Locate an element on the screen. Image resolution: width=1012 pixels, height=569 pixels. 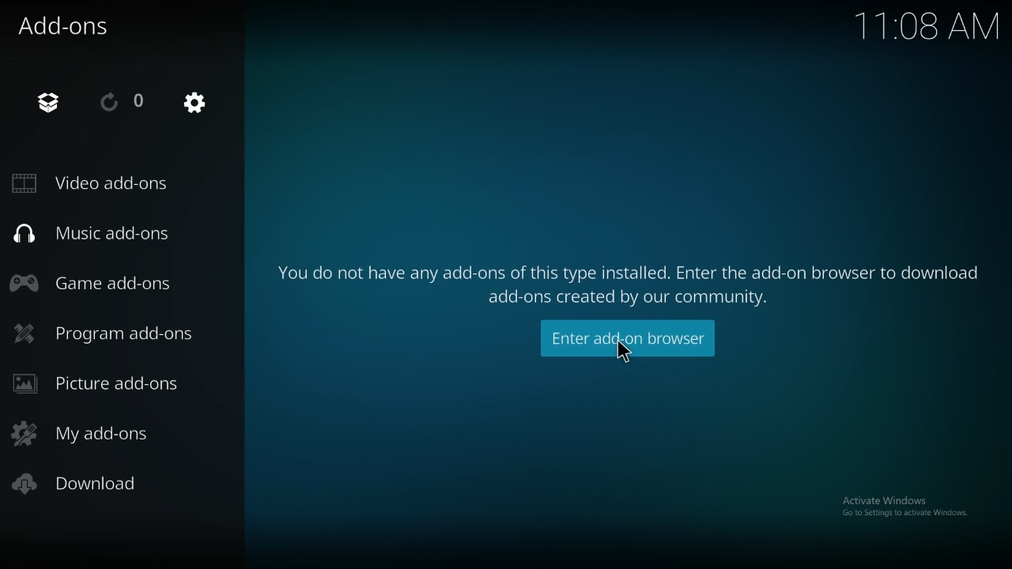
installed is located at coordinates (50, 103).